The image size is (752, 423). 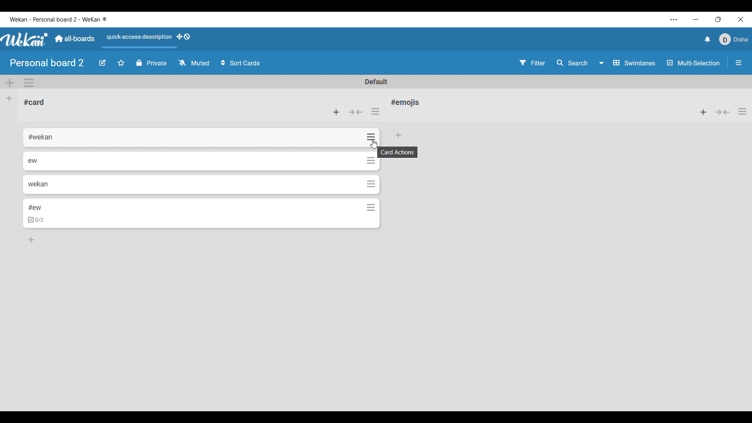 What do you see at coordinates (723, 112) in the screenshot?
I see `Collapse` at bounding box center [723, 112].